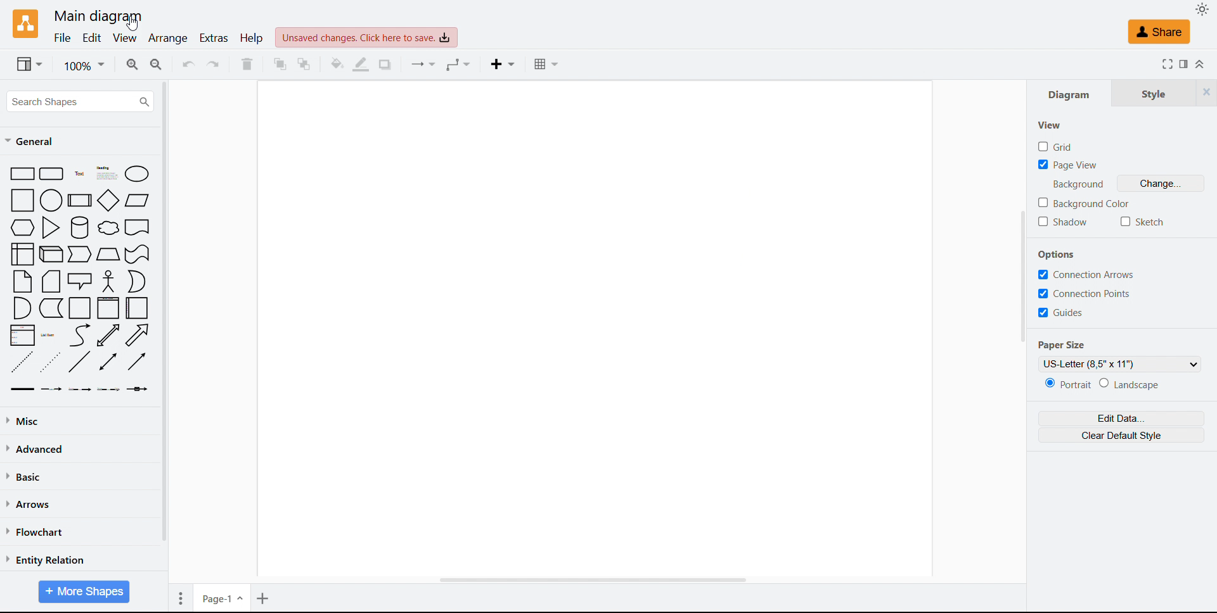  What do you see at coordinates (1208, 92) in the screenshot?
I see `Close tabs ` at bounding box center [1208, 92].